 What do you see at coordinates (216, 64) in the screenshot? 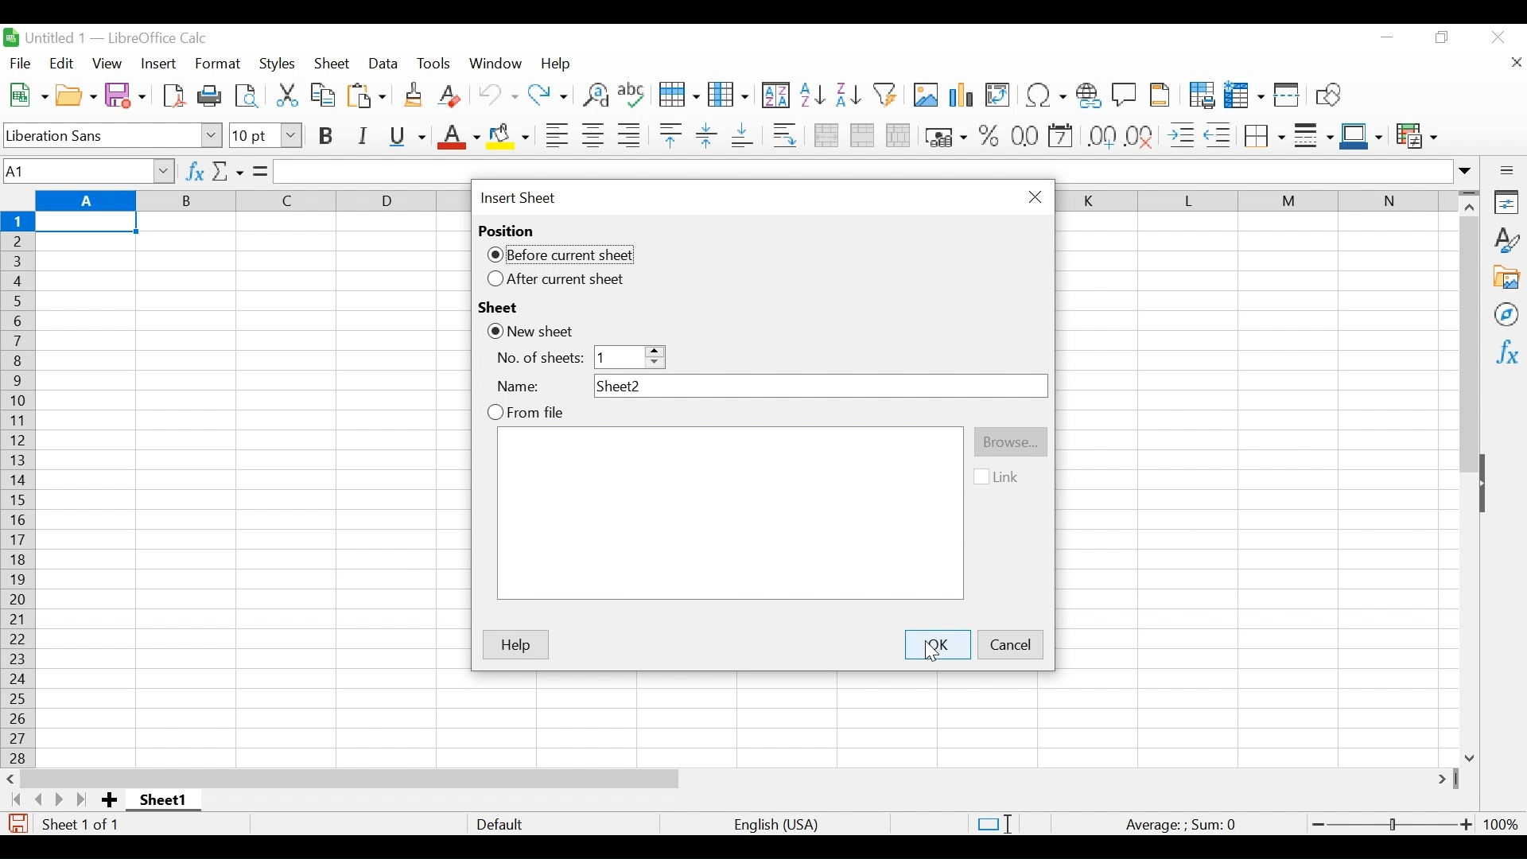
I see `Format` at bounding box center [216, 64].